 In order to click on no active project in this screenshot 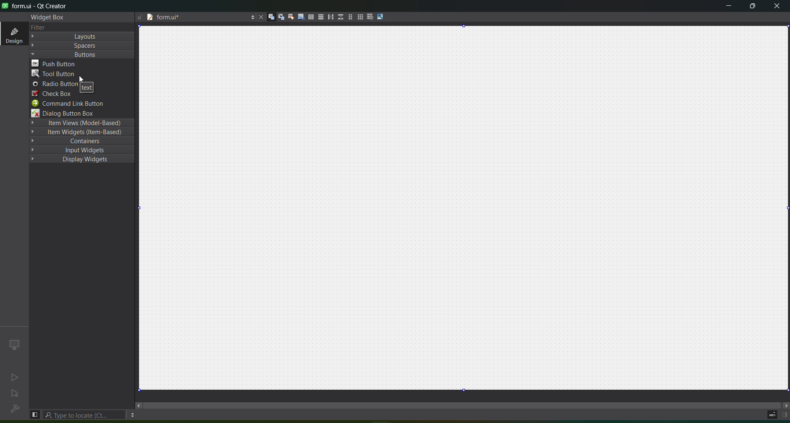, I will do `click(15, 394)`.